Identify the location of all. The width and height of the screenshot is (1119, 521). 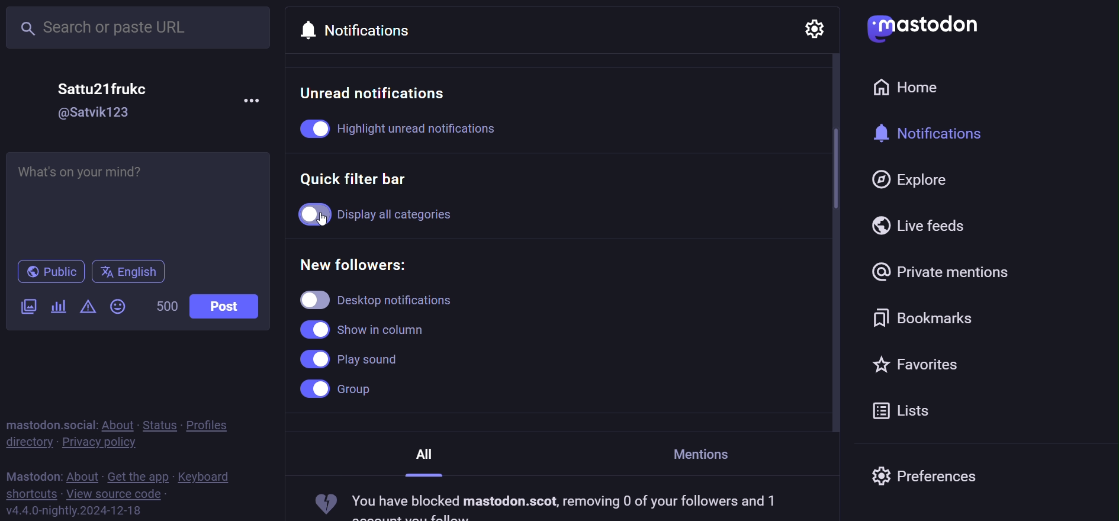
(427, 455).